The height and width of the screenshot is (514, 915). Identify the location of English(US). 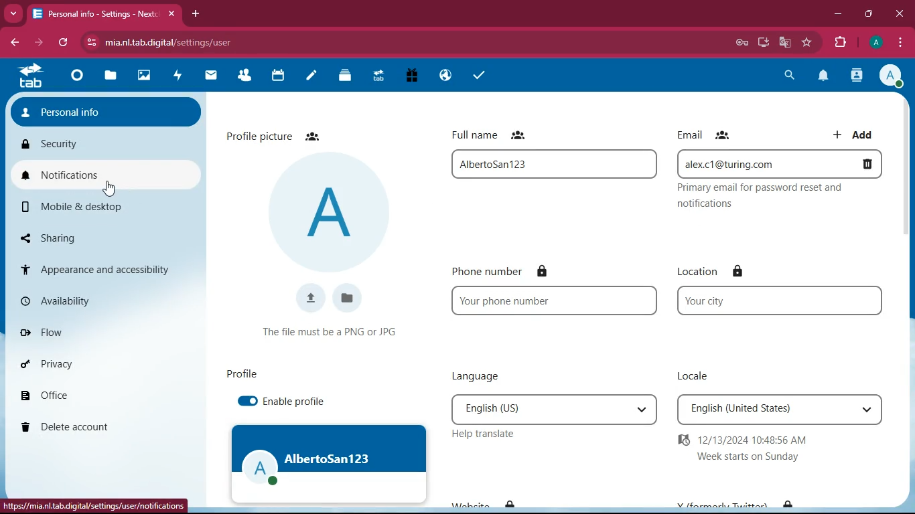
(553, 409).